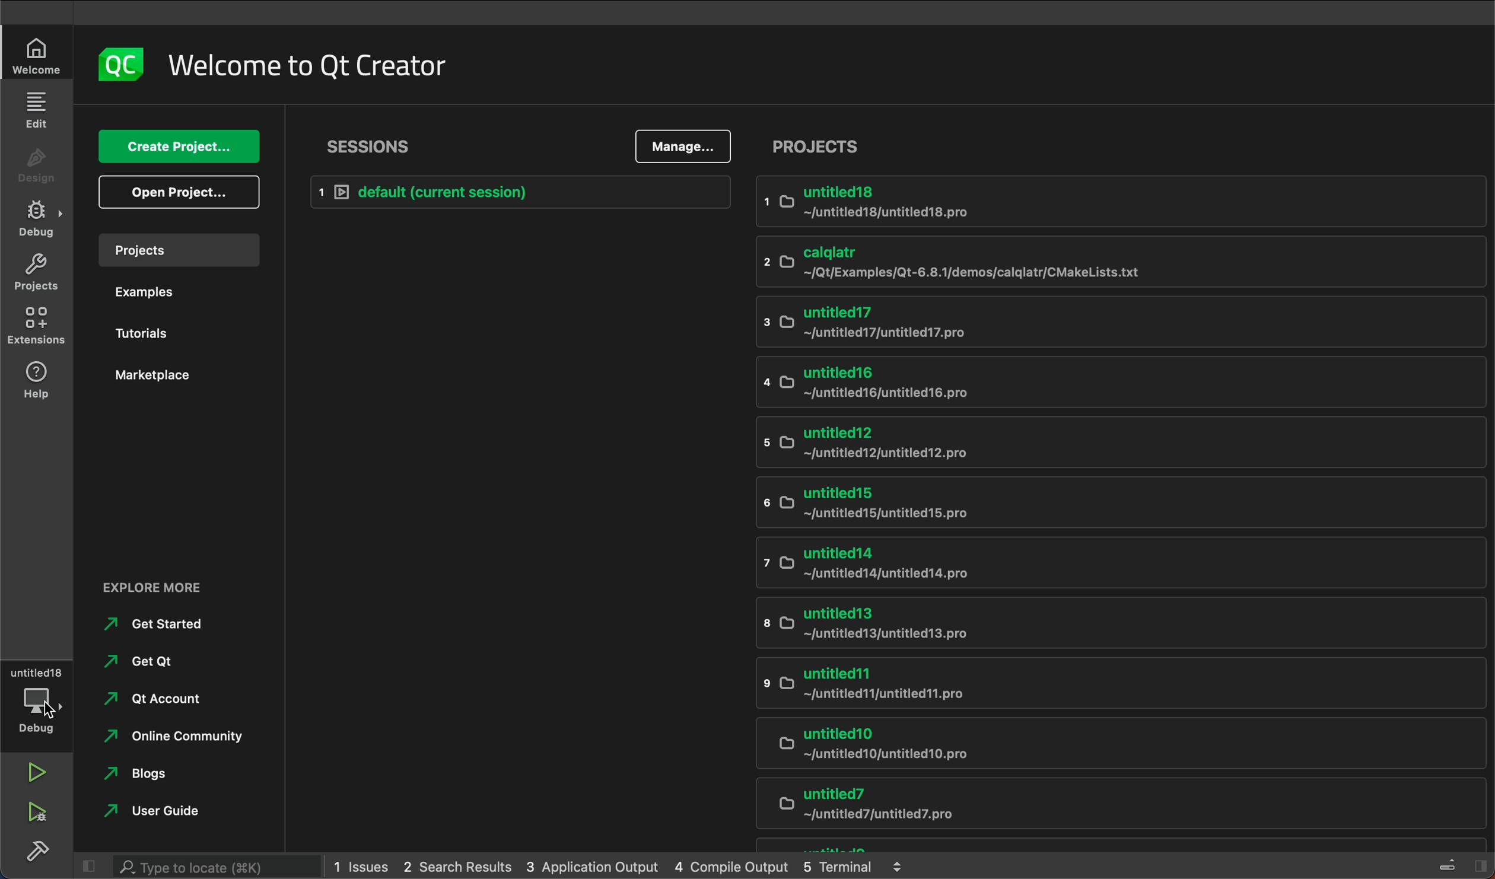 This screenshot has width=1495, height=879. Describe the element at coordinates (306, 63) in the screenshot. I see `welcome` at that location.